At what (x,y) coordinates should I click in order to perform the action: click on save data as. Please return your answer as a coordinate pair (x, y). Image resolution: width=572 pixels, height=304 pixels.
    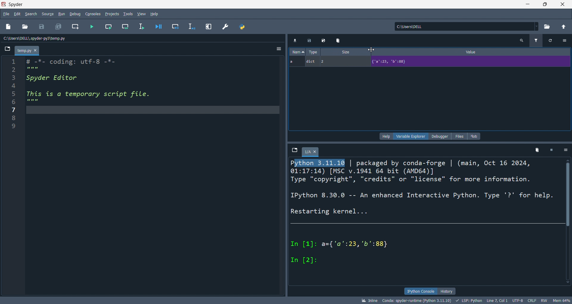
    Looking at the image, I should click on (321, 41).